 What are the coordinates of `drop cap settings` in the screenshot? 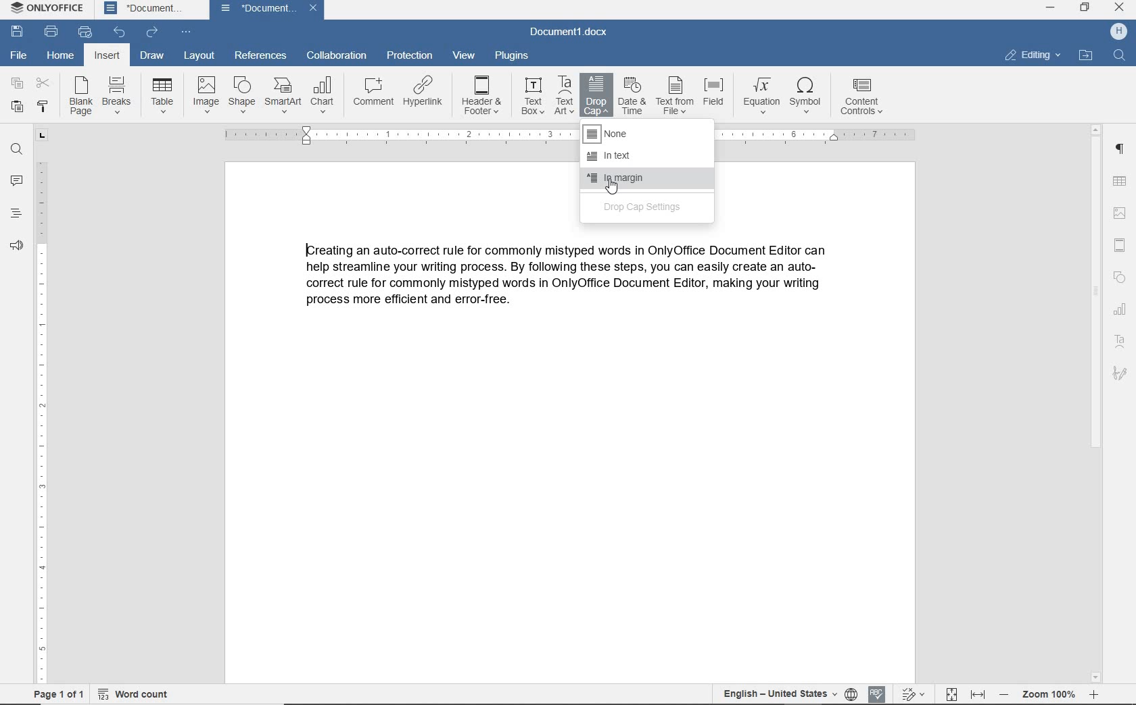 It's located at (647, 206).